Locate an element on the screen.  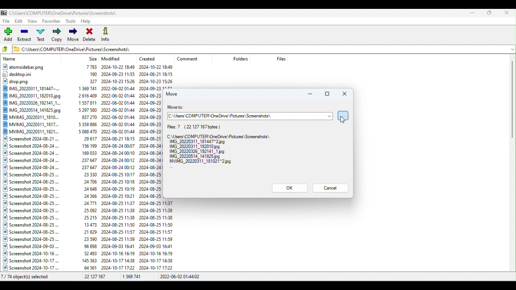
Browse for folder is located at coordinates (343, 116).